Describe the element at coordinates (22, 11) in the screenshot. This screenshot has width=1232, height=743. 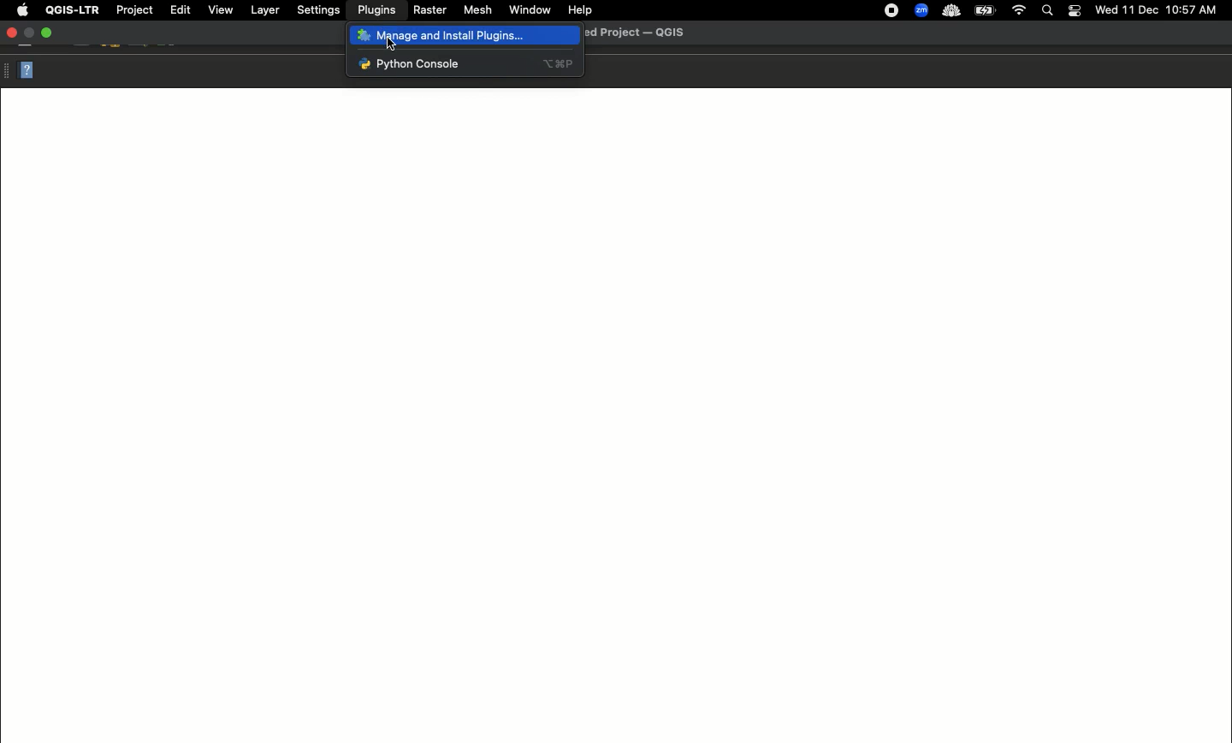
I see `Apple logo` at that location.